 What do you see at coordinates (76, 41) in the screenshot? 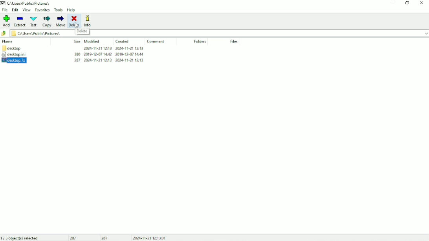
I see `Size` at bounding box center [76, 41].